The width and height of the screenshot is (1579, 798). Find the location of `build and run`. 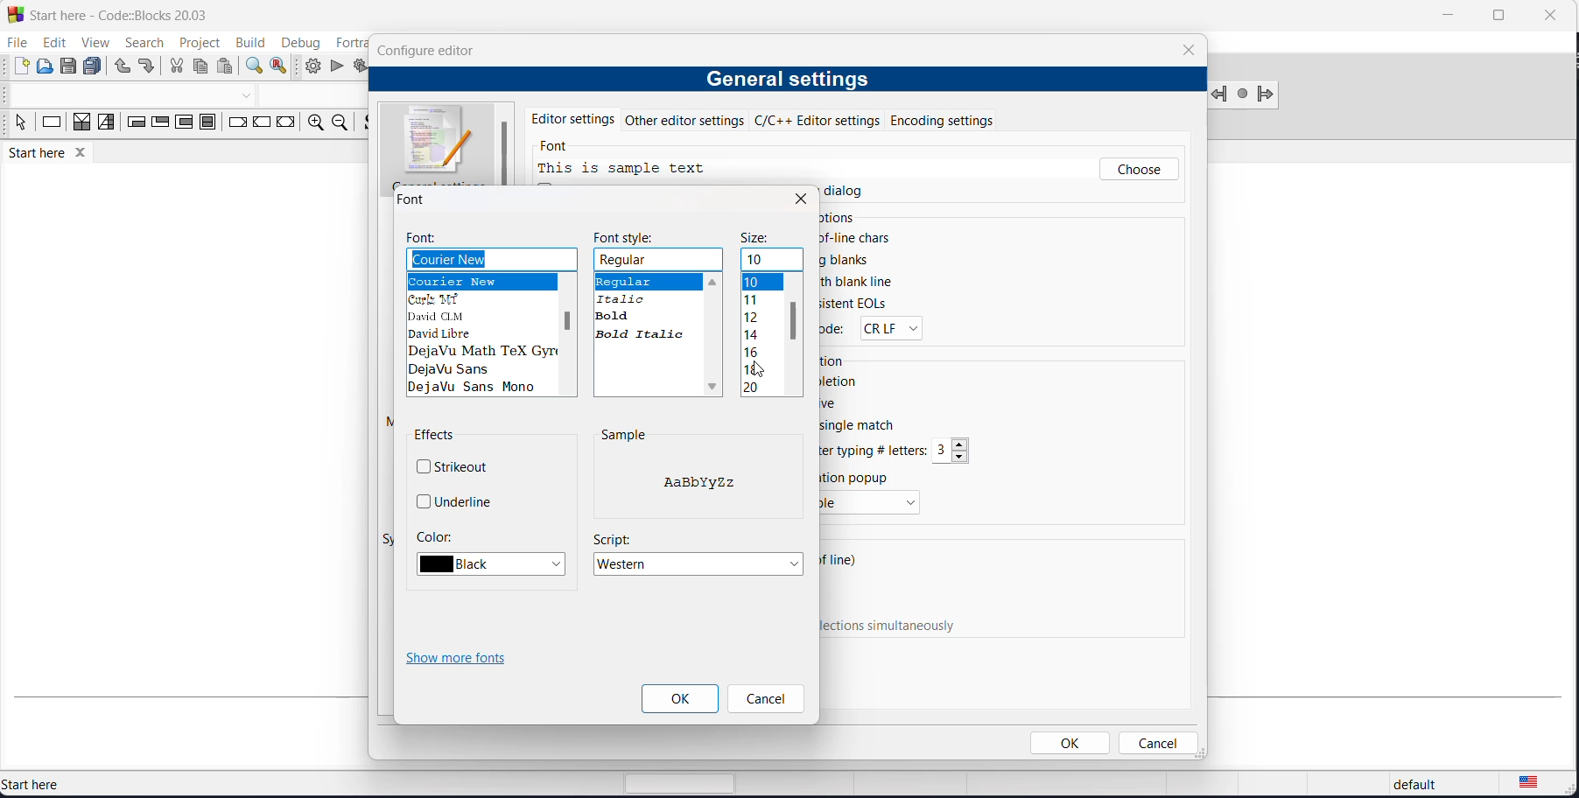

build and run is located at coordinates (359, 67).